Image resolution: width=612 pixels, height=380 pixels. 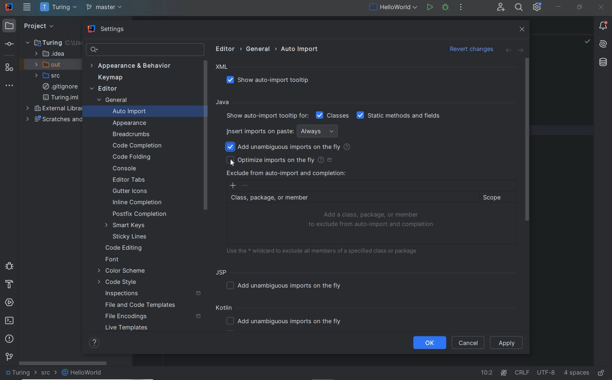 What do you see at coordinates (48, 42) in the screenshot?
I see `Turing(project folder)` at bounding box center [48, 42].